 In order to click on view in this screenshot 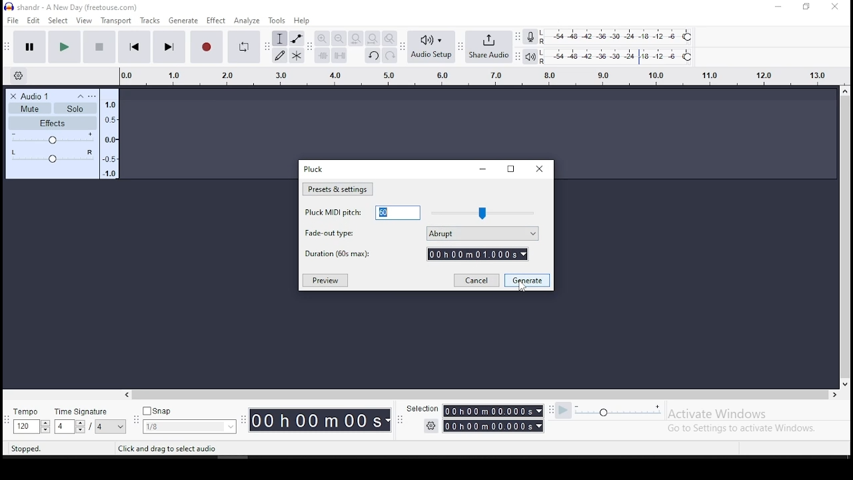, I will do `click(83, 21)`.